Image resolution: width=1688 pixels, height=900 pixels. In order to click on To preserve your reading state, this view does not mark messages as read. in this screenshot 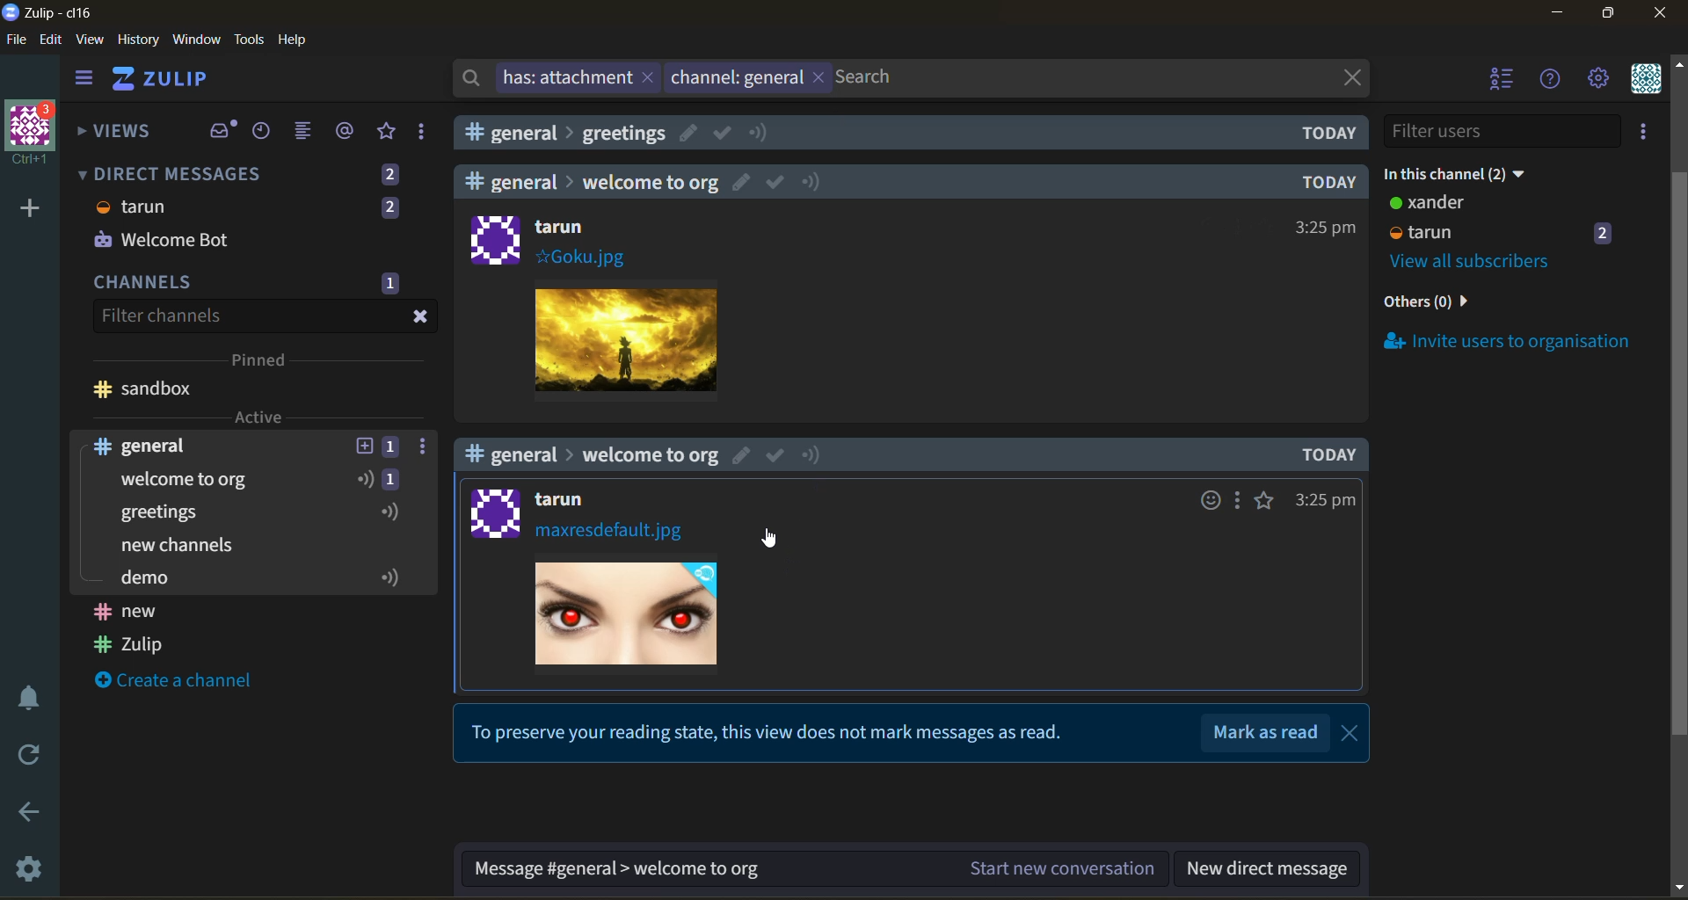, I will do `click(773, 734)`.